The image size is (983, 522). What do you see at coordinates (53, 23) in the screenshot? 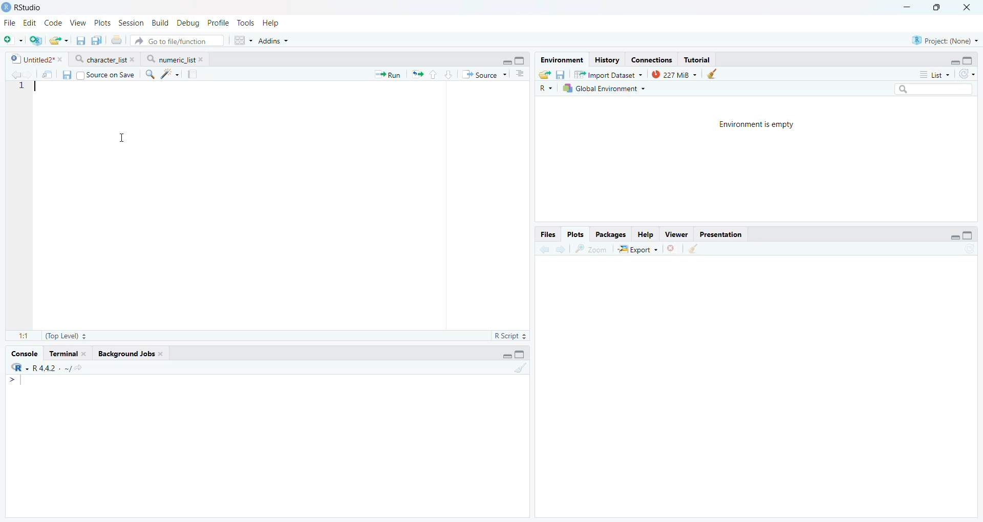
I see `Code` at bounding box center [53, 23].